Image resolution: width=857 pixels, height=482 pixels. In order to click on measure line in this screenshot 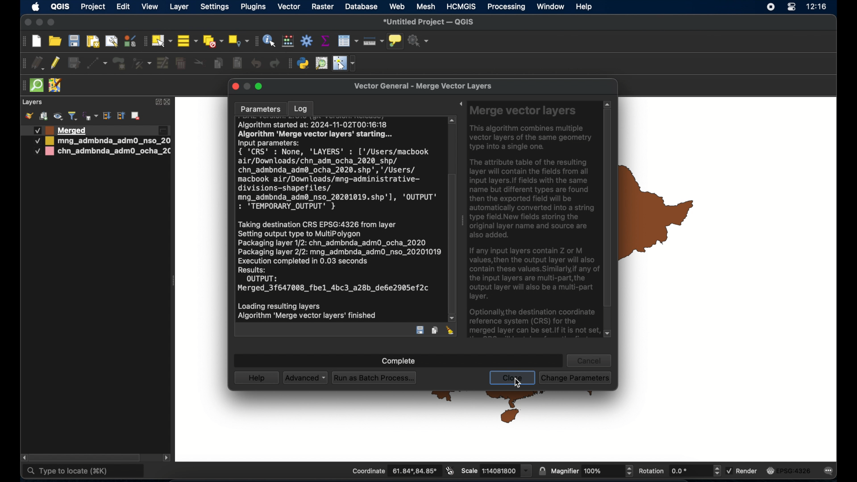, I will do `click(373, 42)`.